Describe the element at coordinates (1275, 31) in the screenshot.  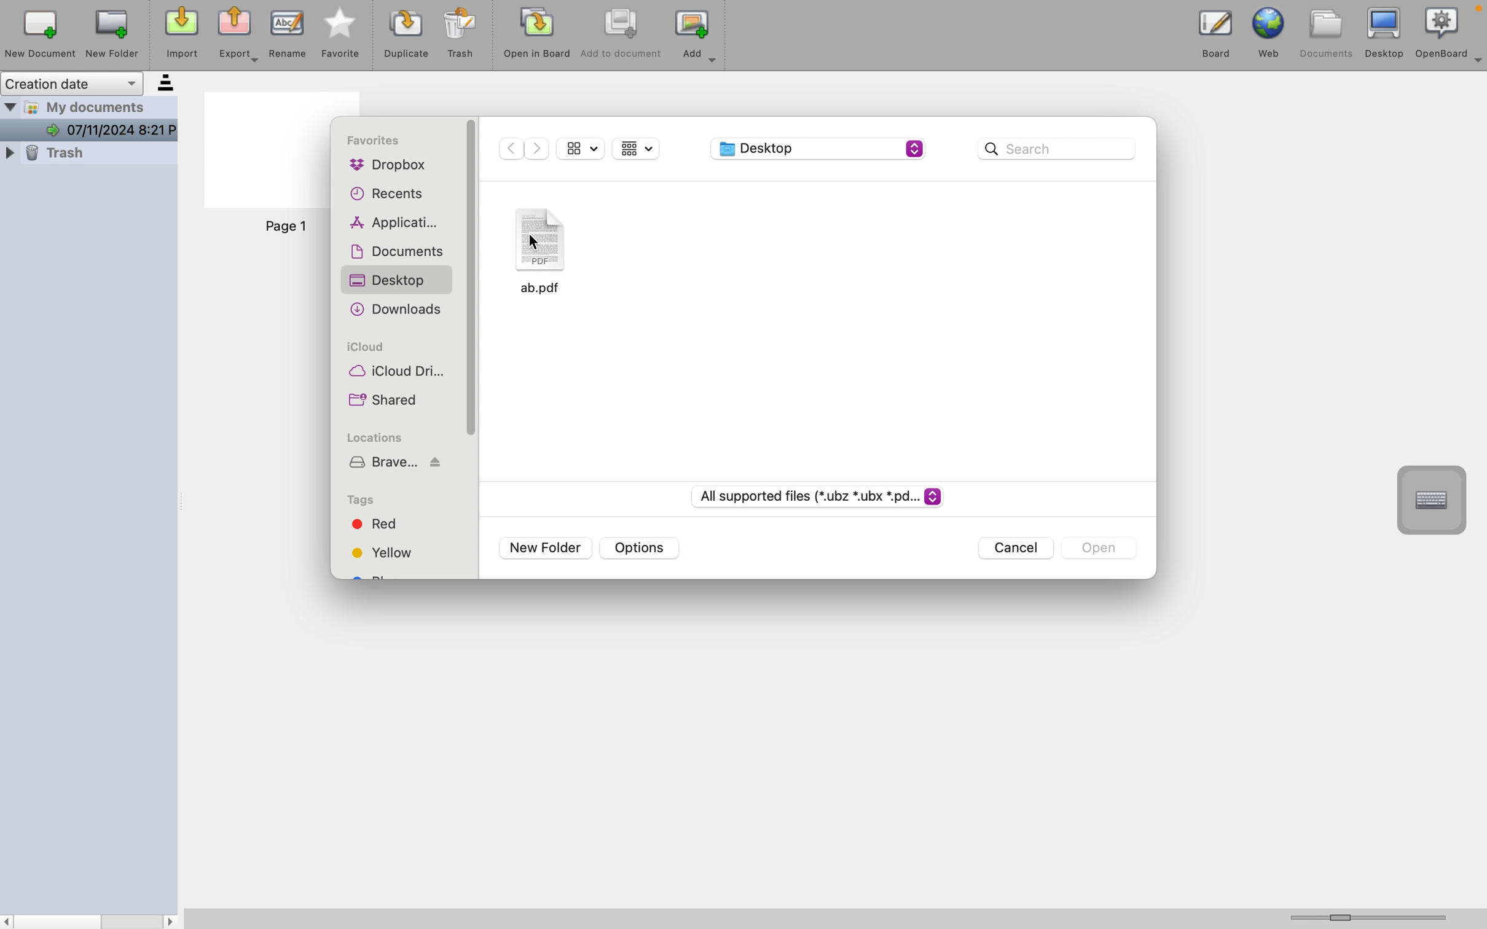
I see `web` at that location.